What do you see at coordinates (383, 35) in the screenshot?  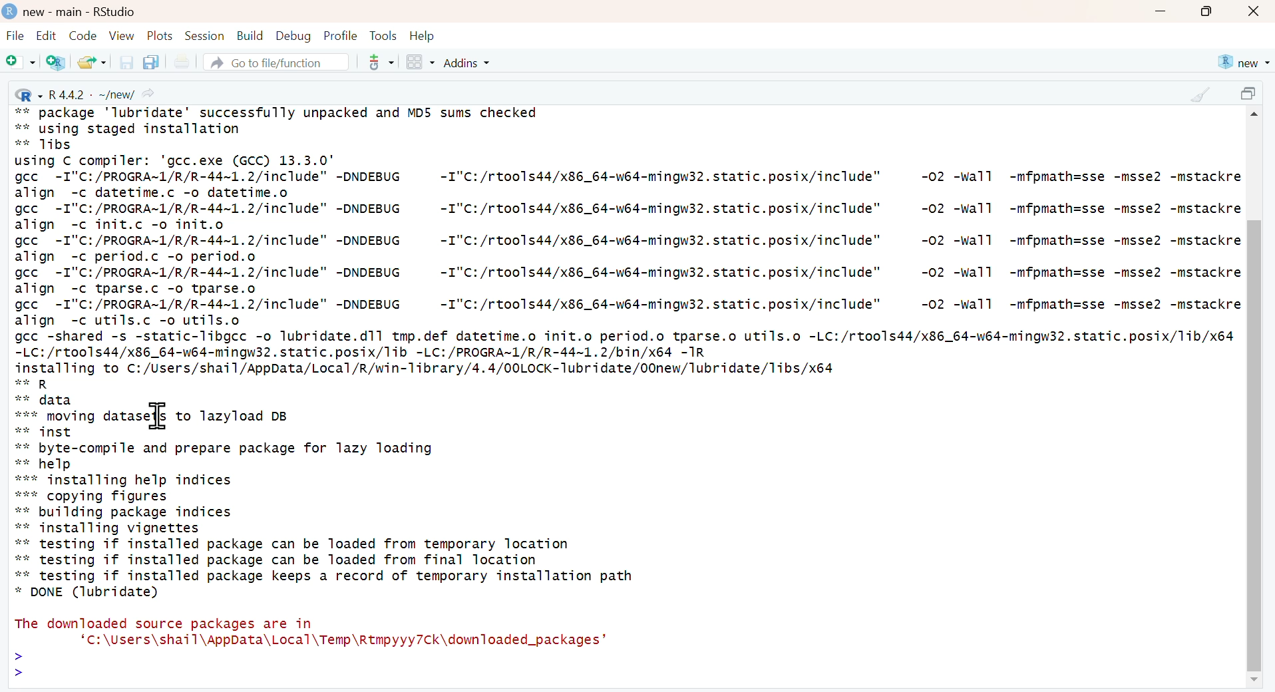 I see `Tools` at bounding box center [383, 35].